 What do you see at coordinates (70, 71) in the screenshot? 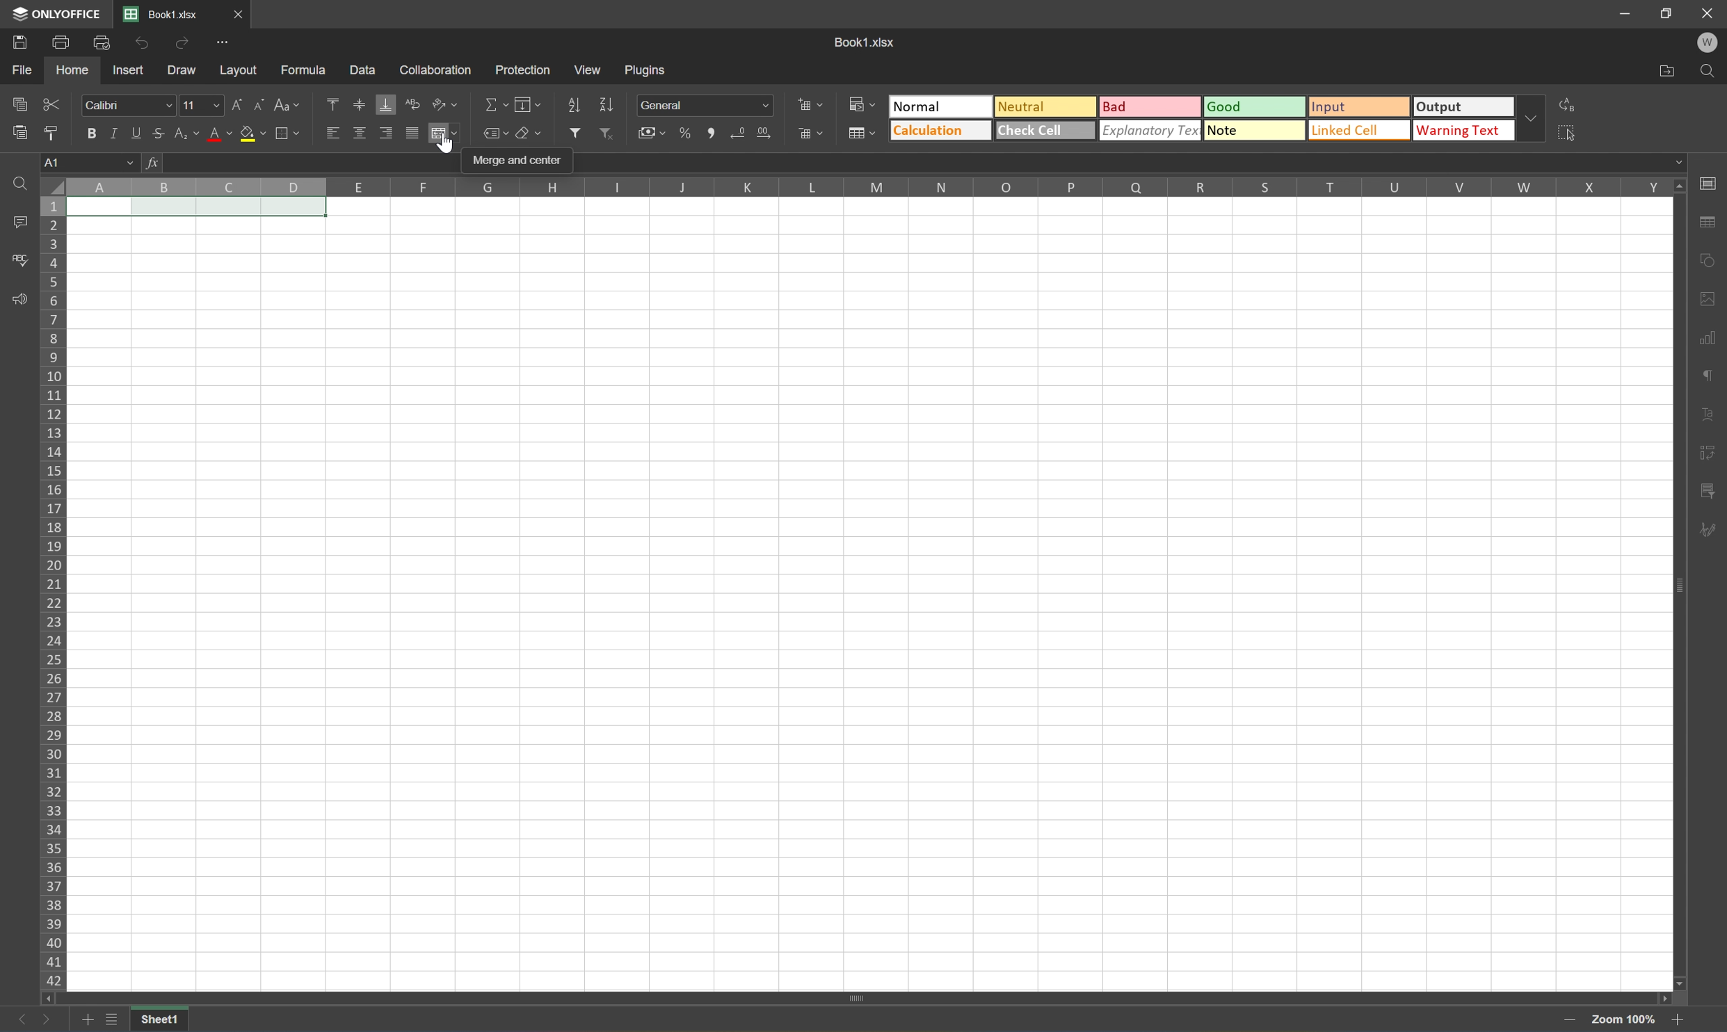
I see `Home` at bounding box center [70, 71].